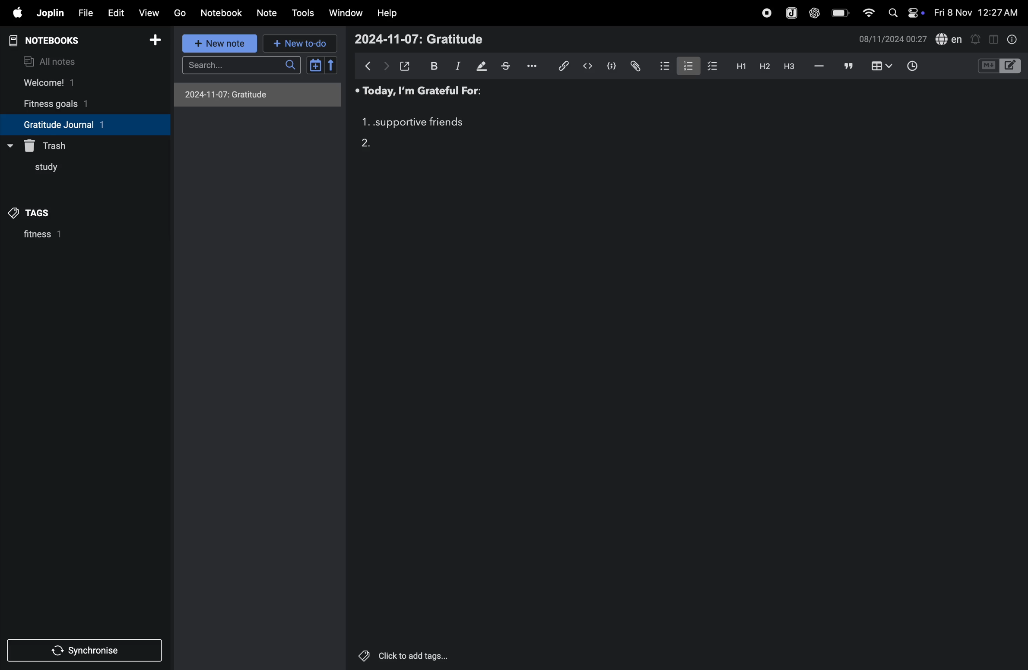 The width and height of the screenshot is (1028, 670). What do you see at coordinates (14, 13) in the screenshot?
I see `apple menu` at bounding box center [14, 13].